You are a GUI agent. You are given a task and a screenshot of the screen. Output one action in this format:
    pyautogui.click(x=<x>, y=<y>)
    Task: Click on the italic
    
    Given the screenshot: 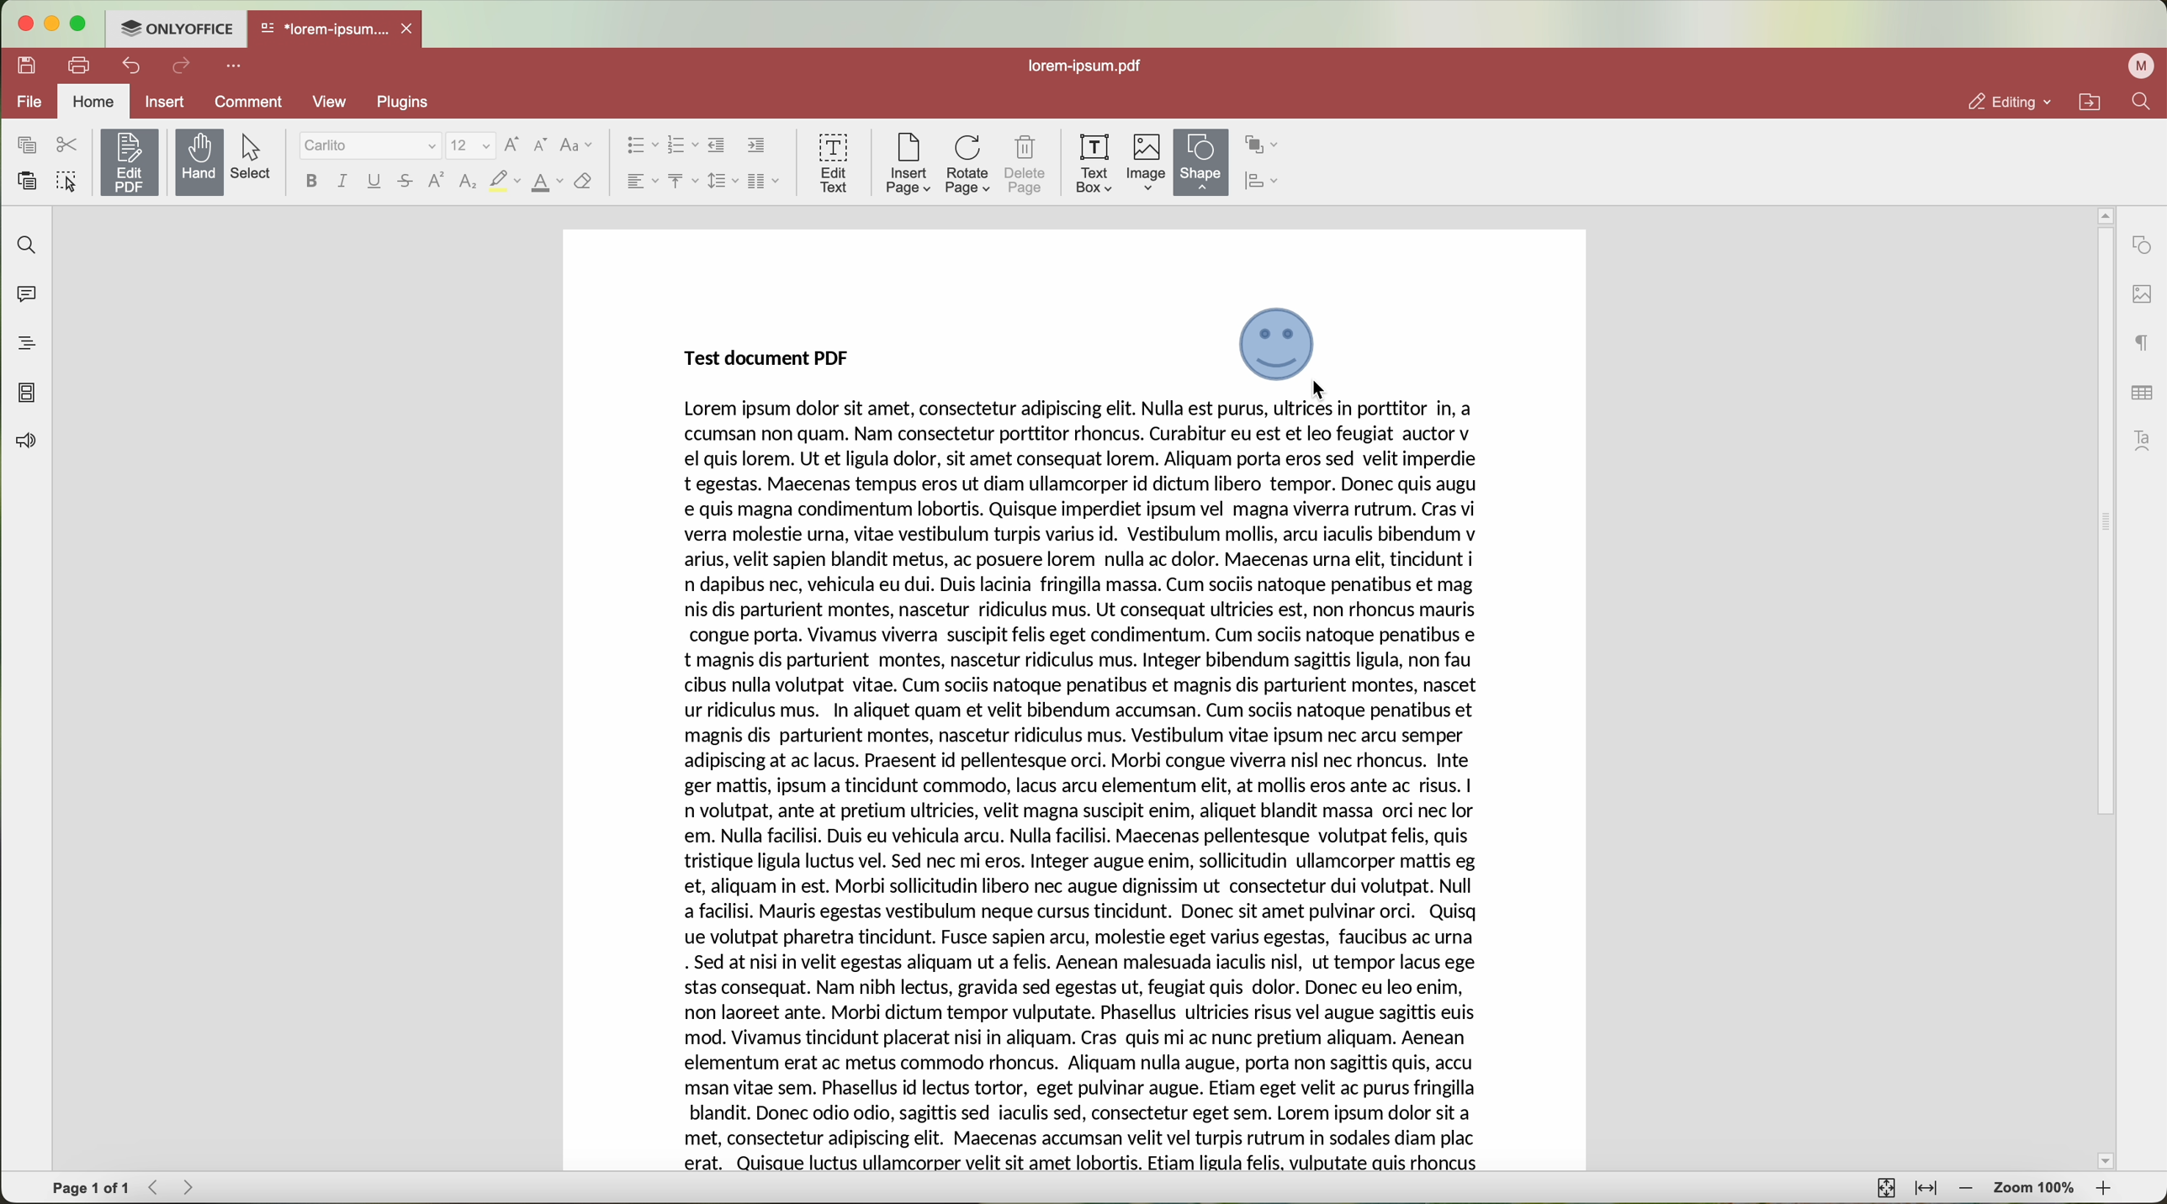 What is the action you would take?
    pyautogui.click(x=341, y=180)
    